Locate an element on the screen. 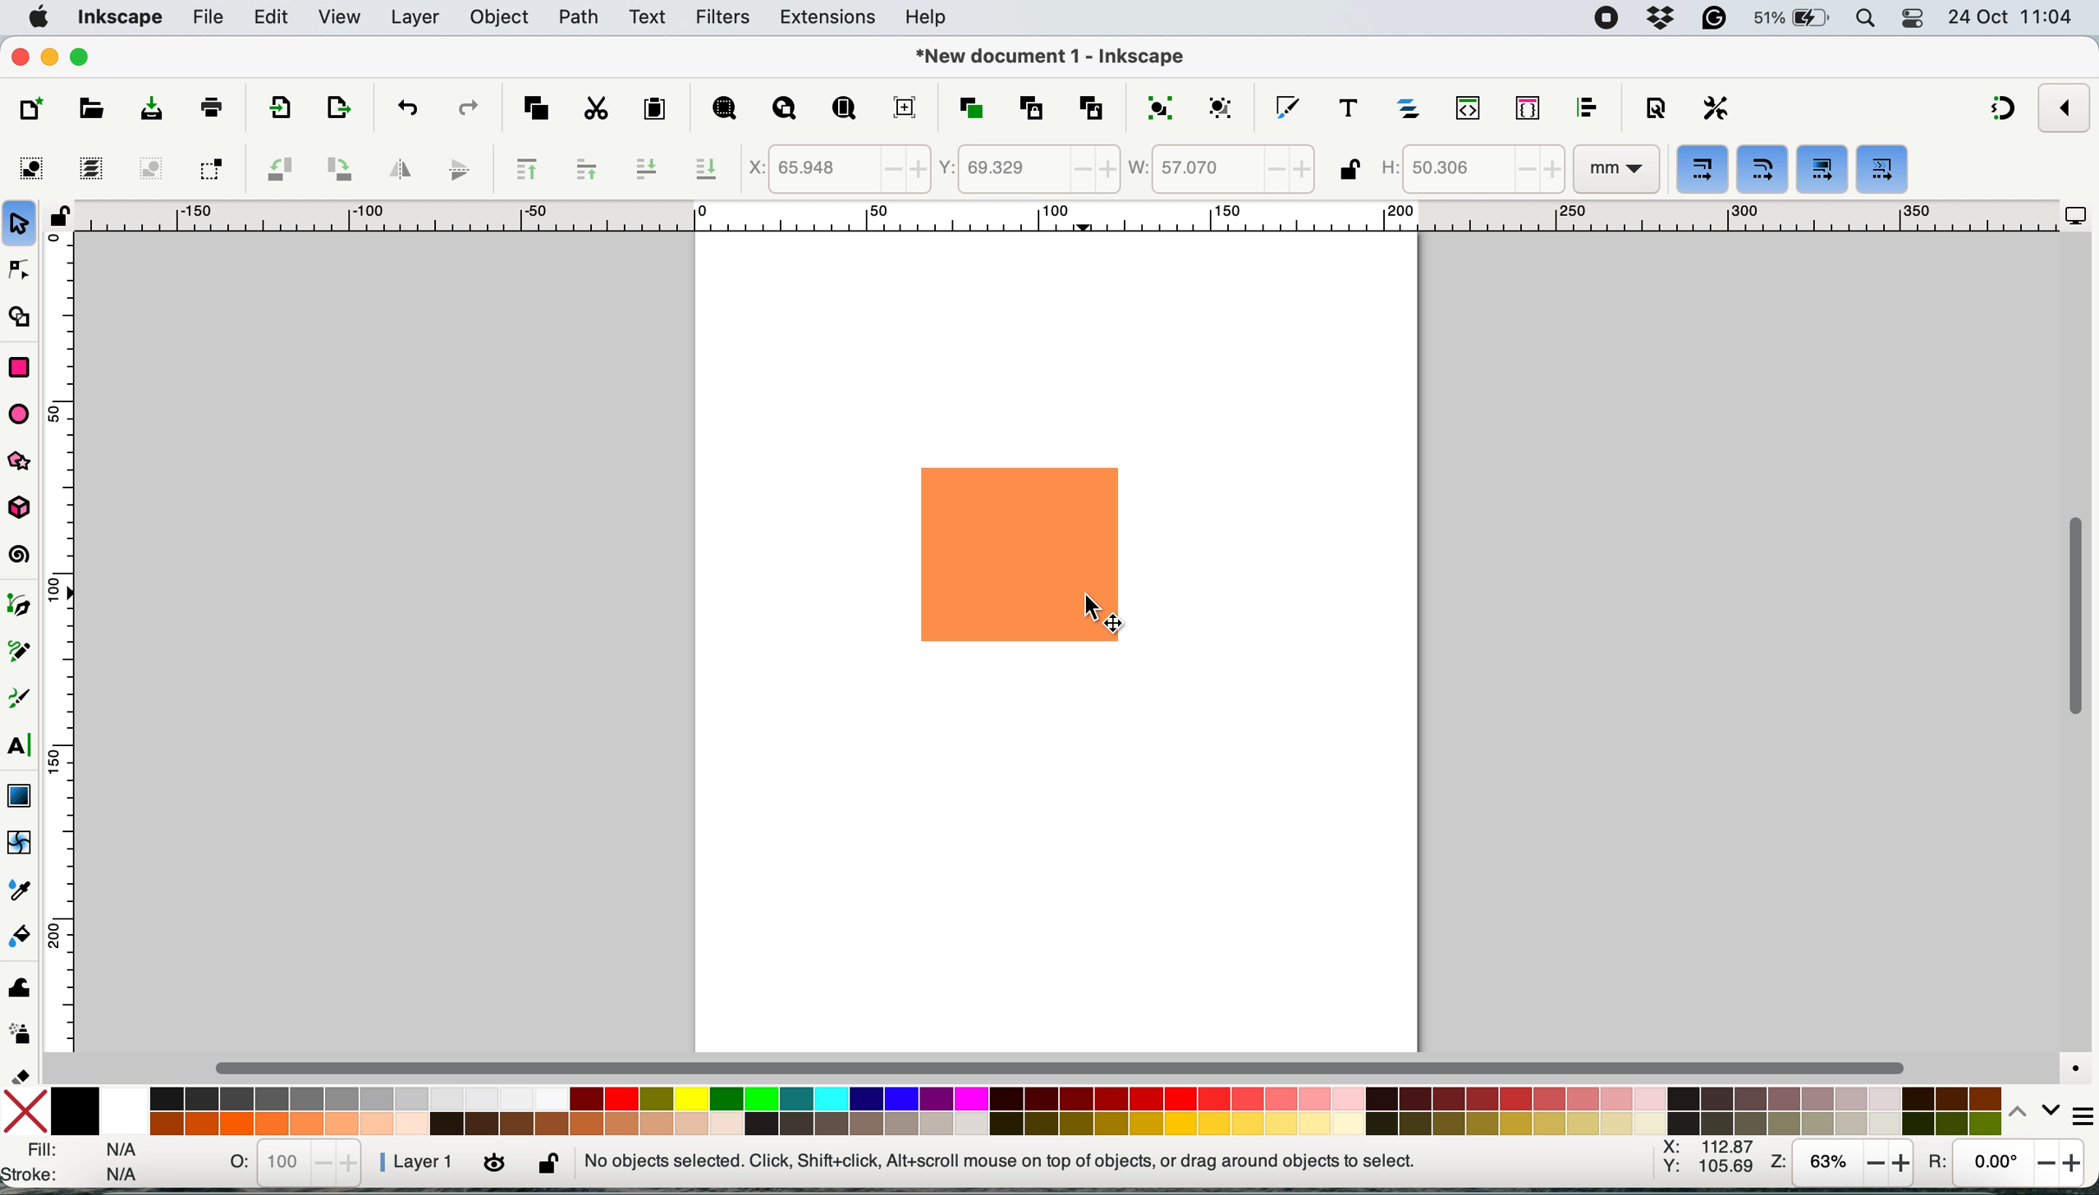 This screenshot has height=1195, width=2099. import is located at coordinates (275, 110).